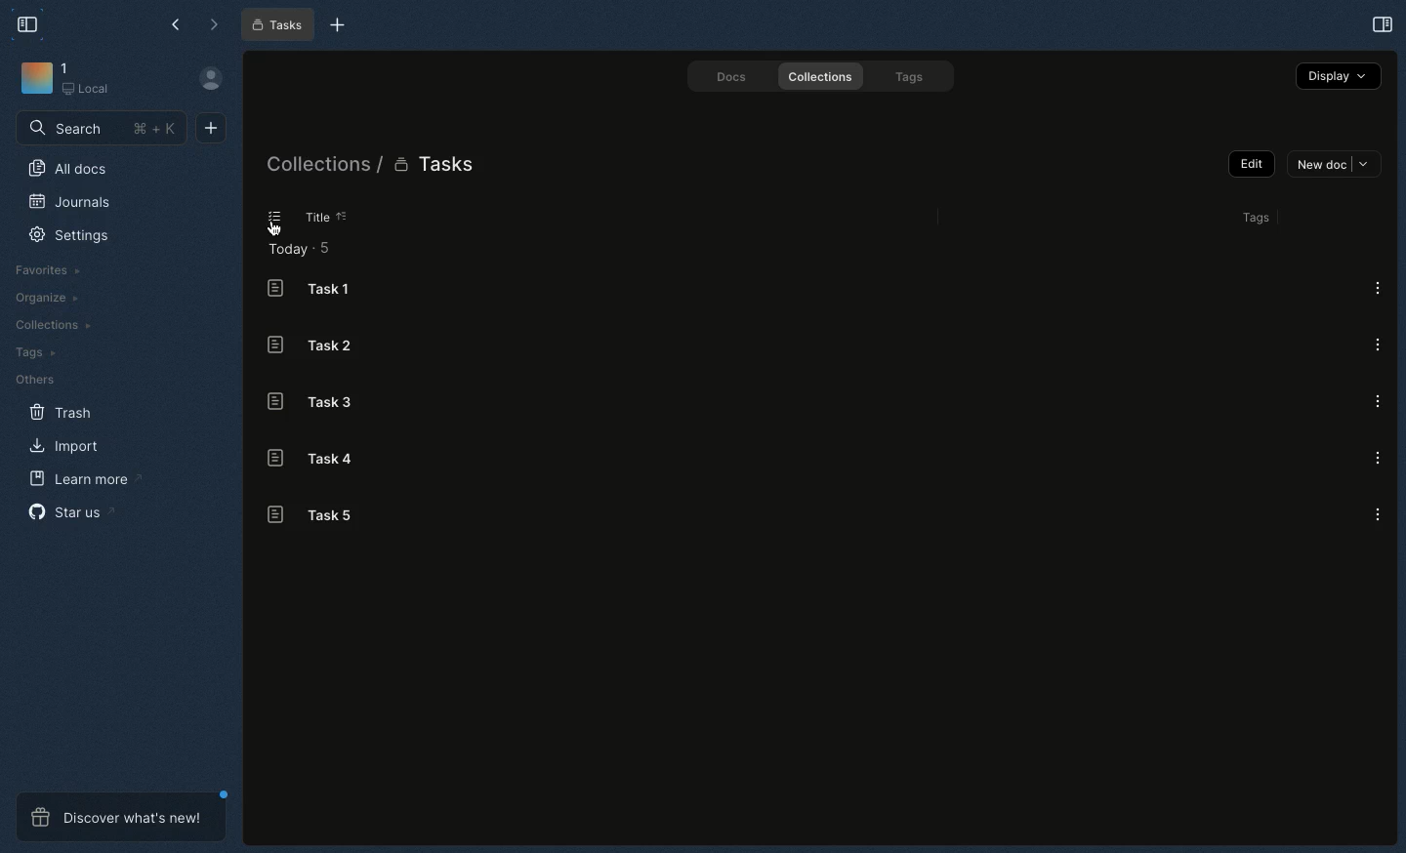 The image size is (1406, 853). What do you see at coordinates (1377, 458) in the screenshot?
I see `Options` at bounding box center [1377, 458].